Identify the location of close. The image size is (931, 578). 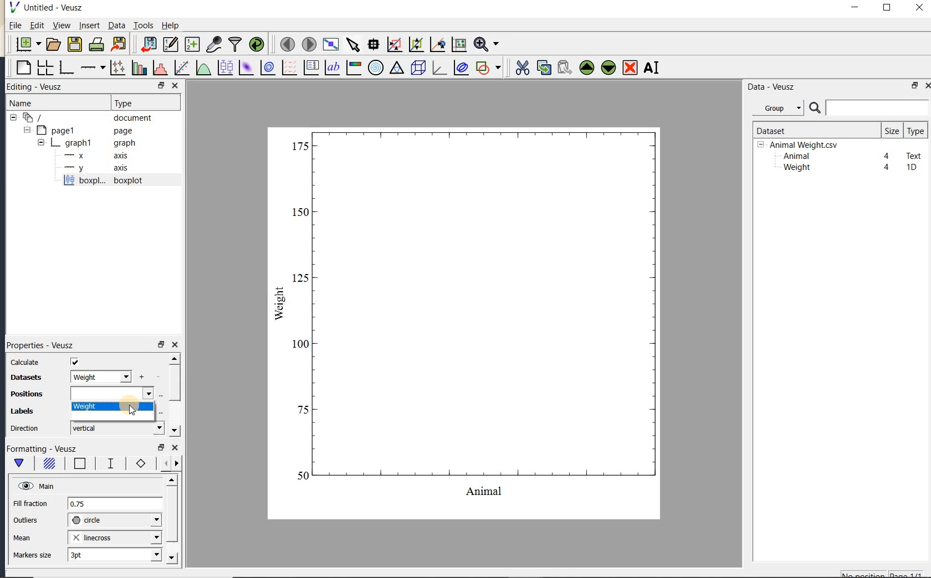
(919, 8).